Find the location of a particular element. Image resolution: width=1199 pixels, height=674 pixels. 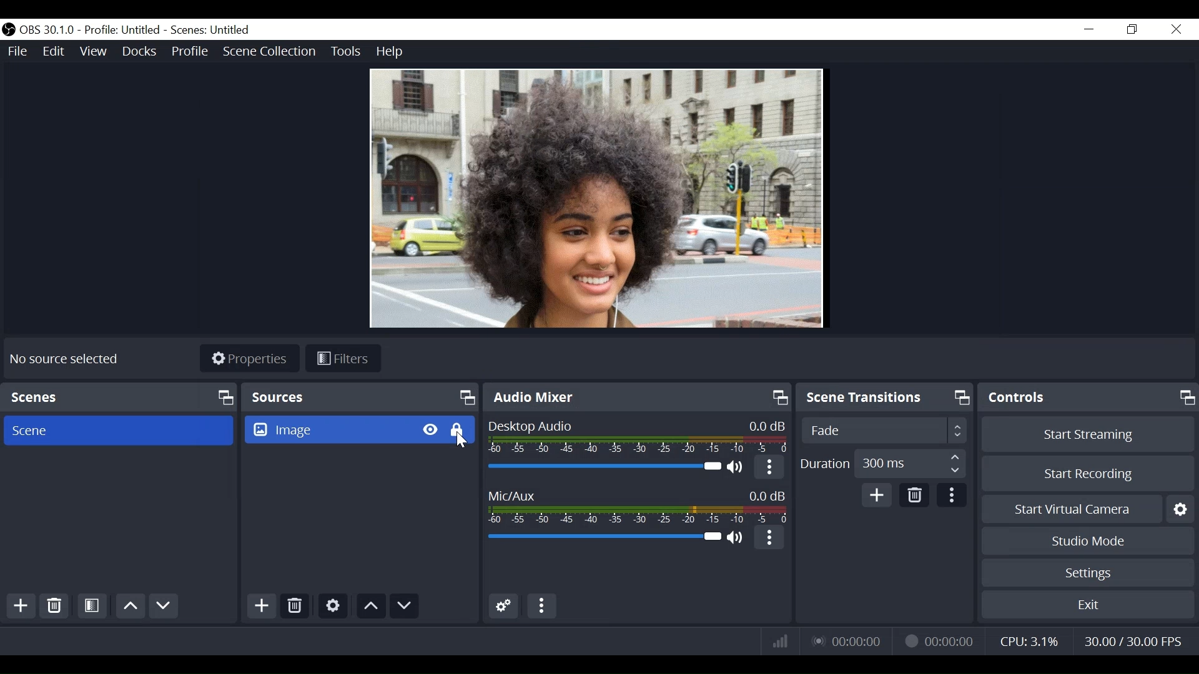

(un)mute is located at coordinates (738, 469).